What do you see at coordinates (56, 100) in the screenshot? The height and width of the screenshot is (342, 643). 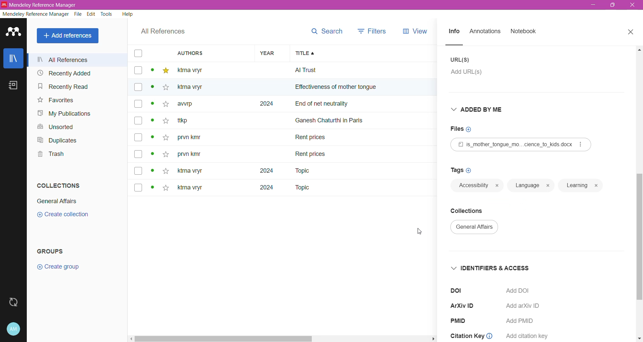 I see `Favorites` at bounding box center [56, 100].